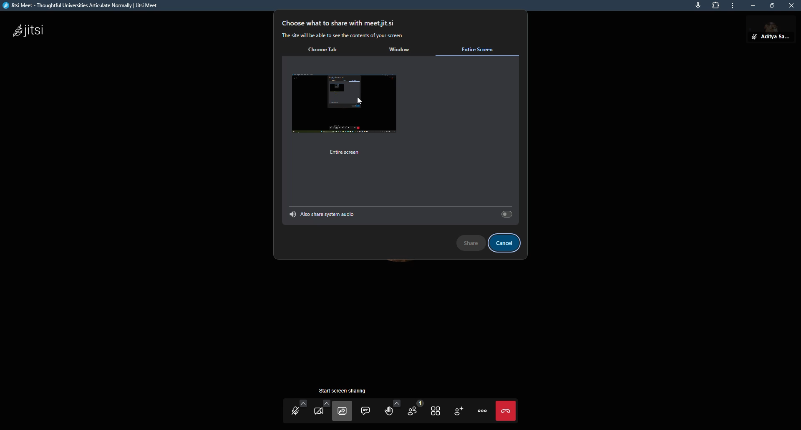 This screenshot has height=430, width=801. What do you see at coordinates (467, 90) in the screenshot?
I see `select a tab to share` at bounding box center [467, 90].